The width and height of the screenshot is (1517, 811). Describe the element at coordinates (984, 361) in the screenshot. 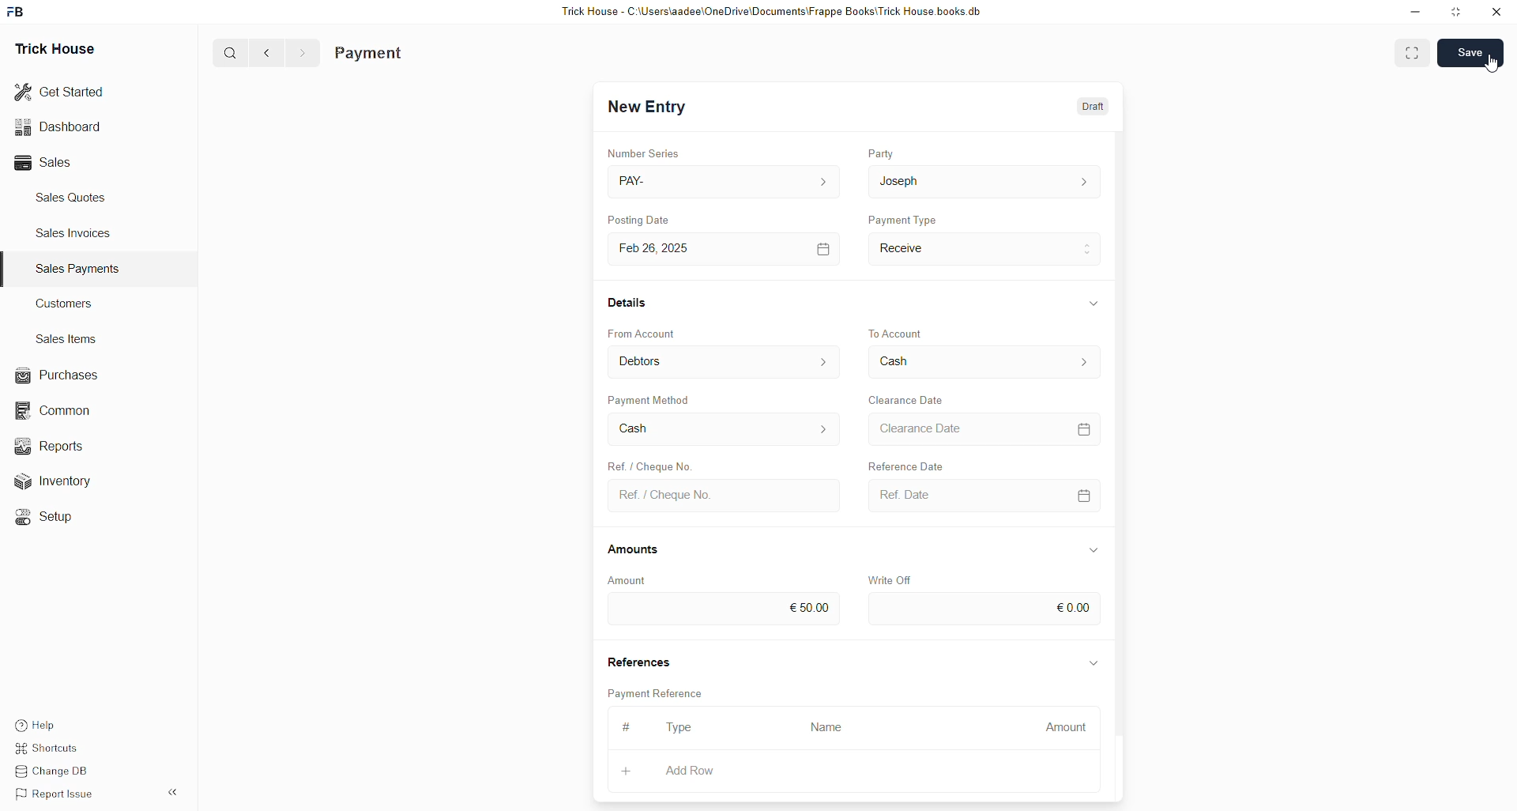

I see `To Account` at that location.